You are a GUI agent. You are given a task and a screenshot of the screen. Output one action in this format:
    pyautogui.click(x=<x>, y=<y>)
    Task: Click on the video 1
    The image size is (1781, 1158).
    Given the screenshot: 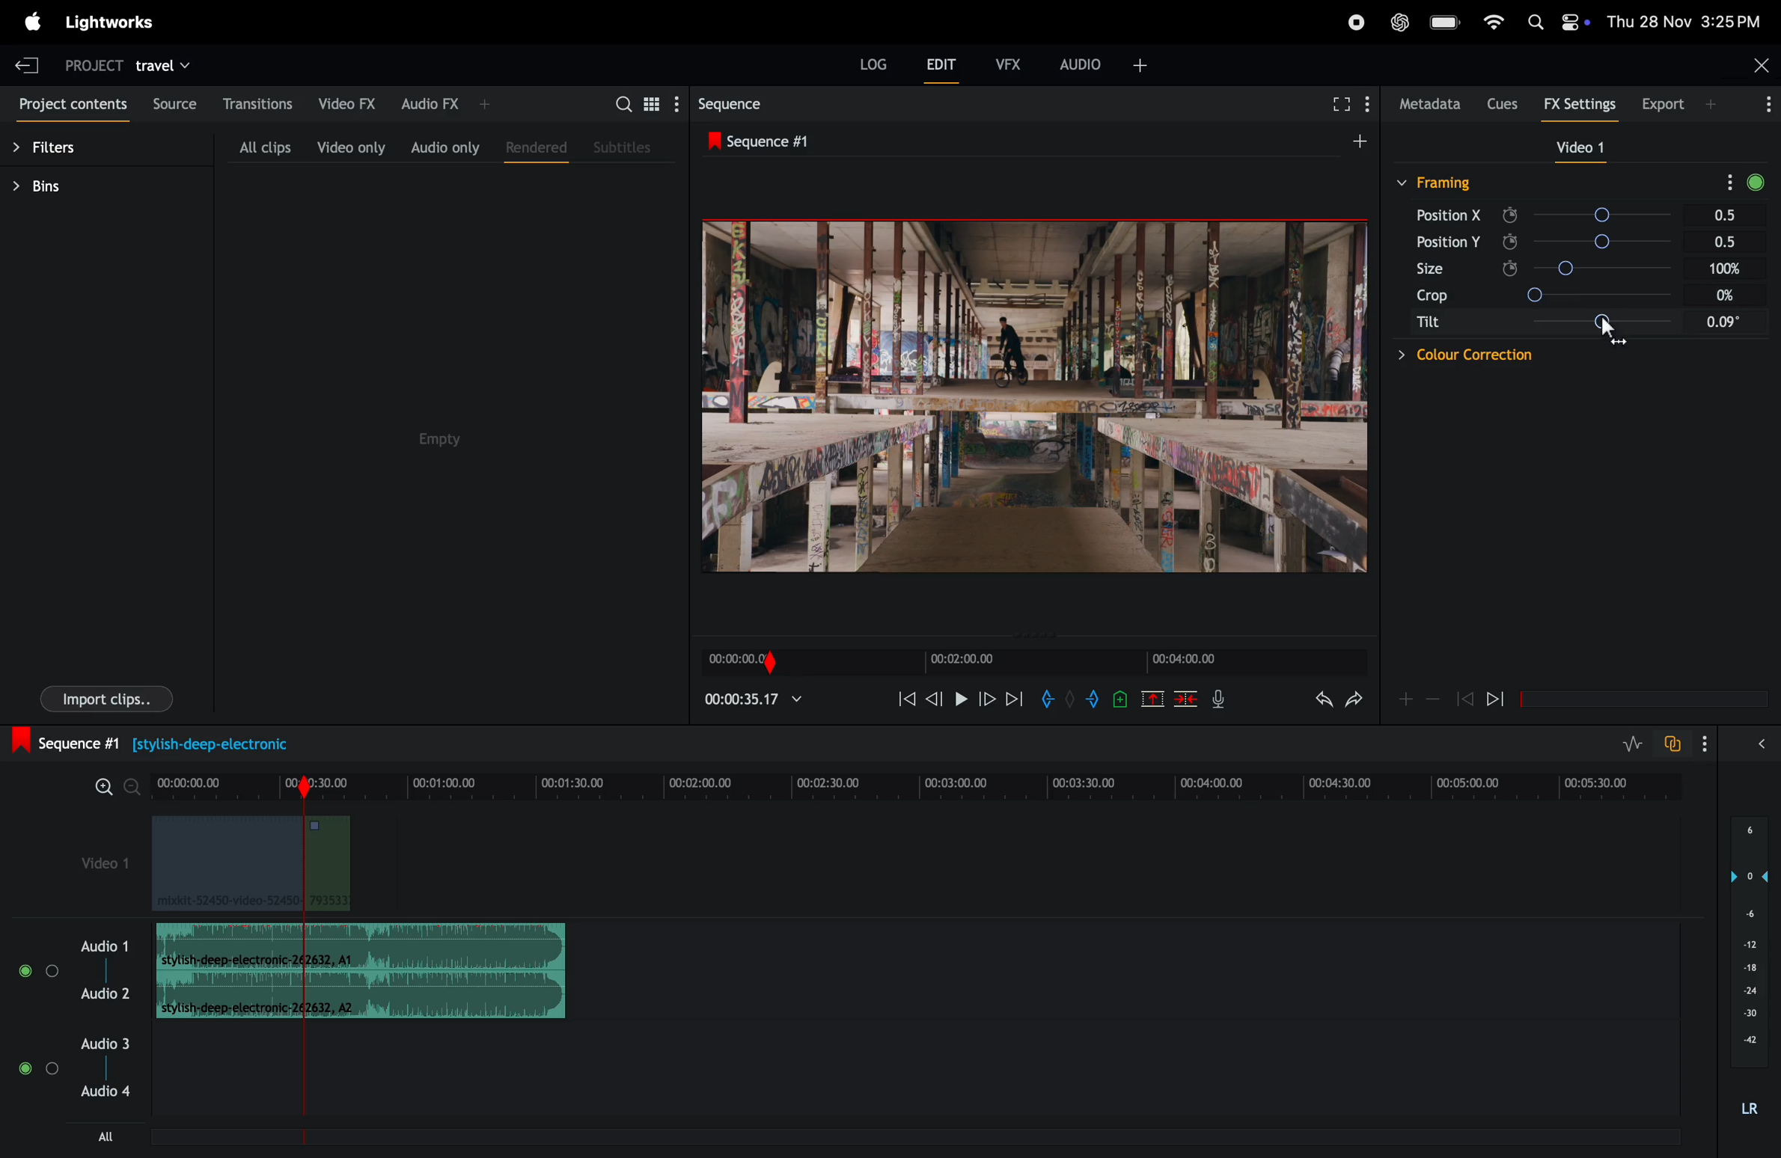 What is the action you would take?
    pyautogui.click(x=1588, y=148)
    